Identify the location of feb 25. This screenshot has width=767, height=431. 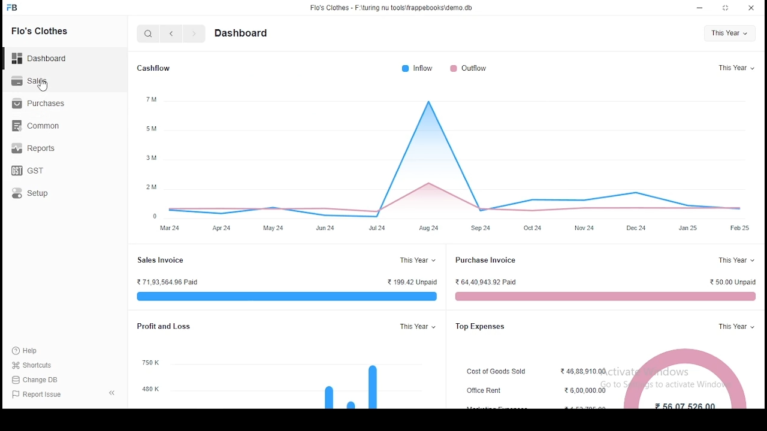
(739, 228).